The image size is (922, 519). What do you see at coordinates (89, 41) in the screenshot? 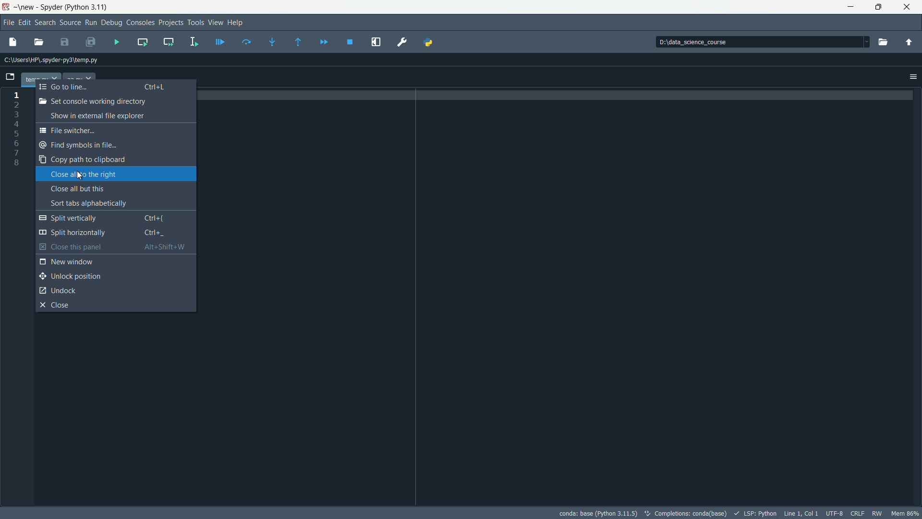
I see `save all files` at bounding box center [89, 41].